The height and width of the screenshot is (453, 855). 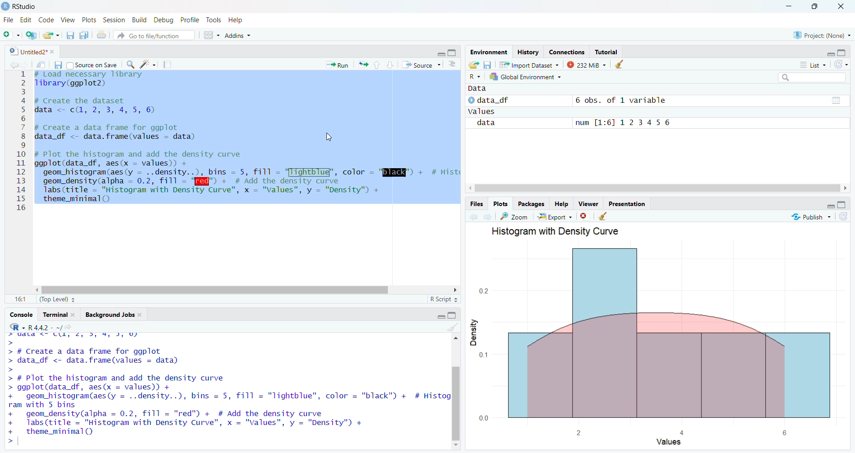 What do you see at coordinates (20, 141) in the screenshot?
I see `line number` at bounding box center [20, 141].